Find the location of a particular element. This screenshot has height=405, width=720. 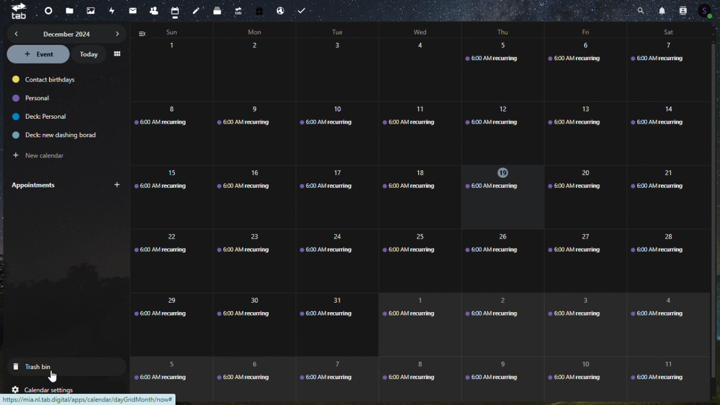

Appointments is located at coordinates (65, 185).